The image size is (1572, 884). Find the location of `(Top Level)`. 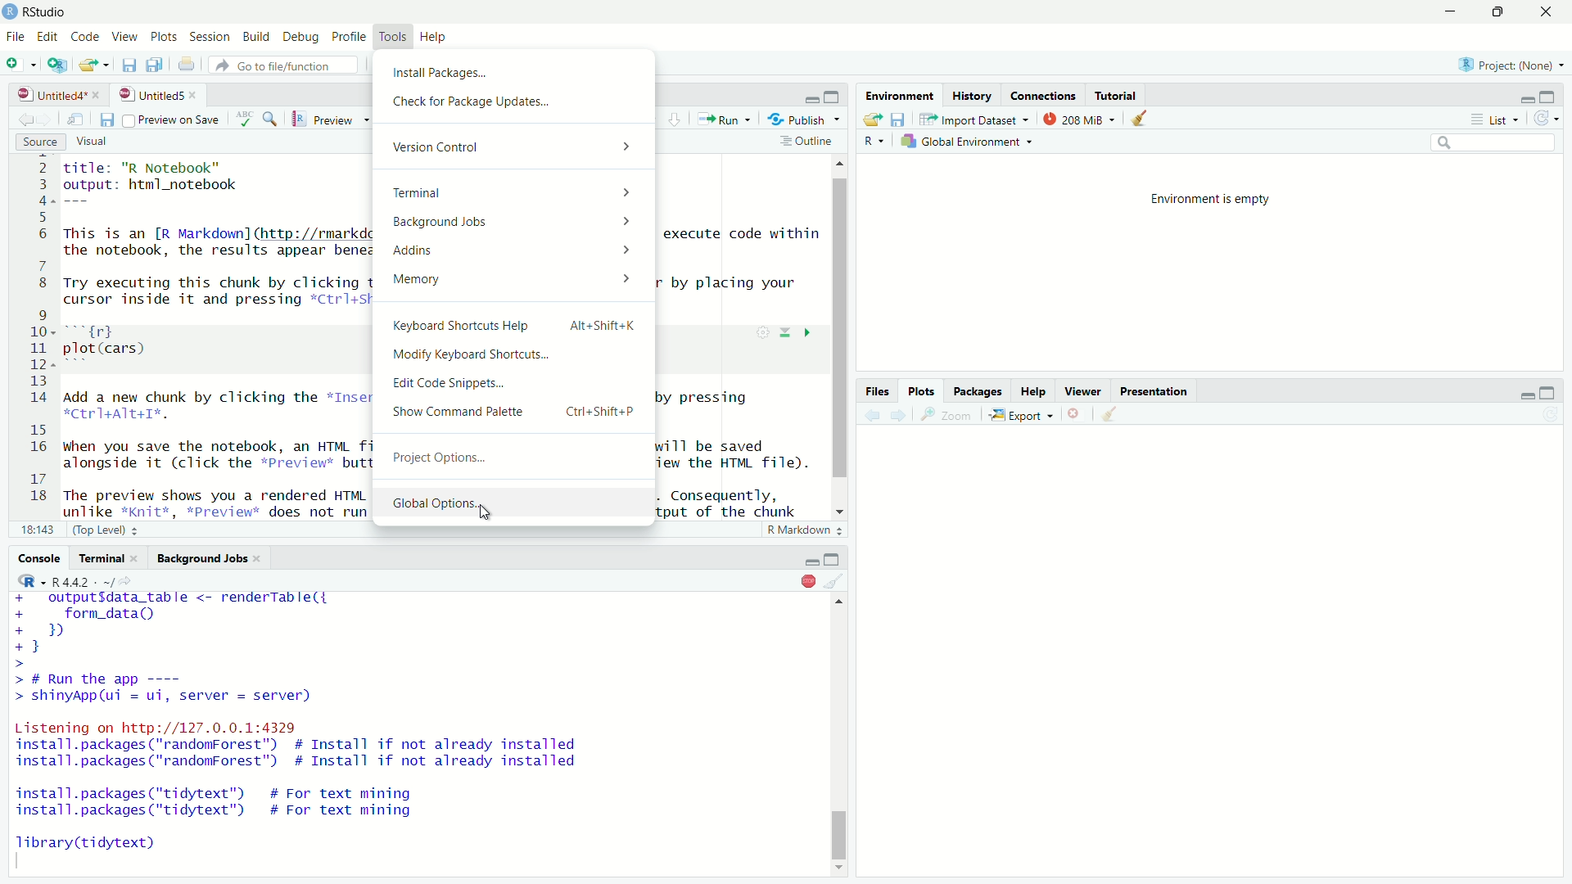

(Top Level) is located at coordinates (108, 529).